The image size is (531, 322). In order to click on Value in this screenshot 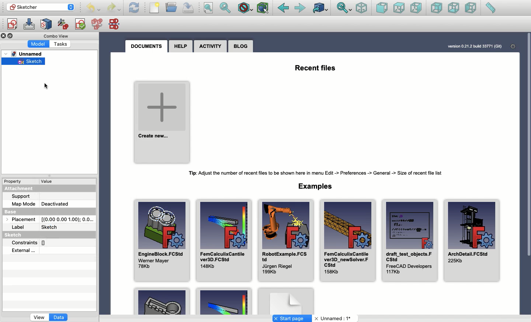, I will do `click(50, 181)`.